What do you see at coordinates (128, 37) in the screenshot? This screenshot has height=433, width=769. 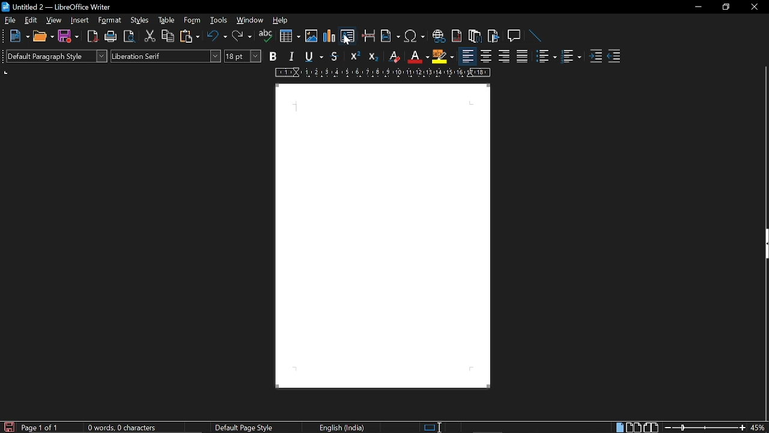 I see `toggle print preview` at bounding box center [128, 37].